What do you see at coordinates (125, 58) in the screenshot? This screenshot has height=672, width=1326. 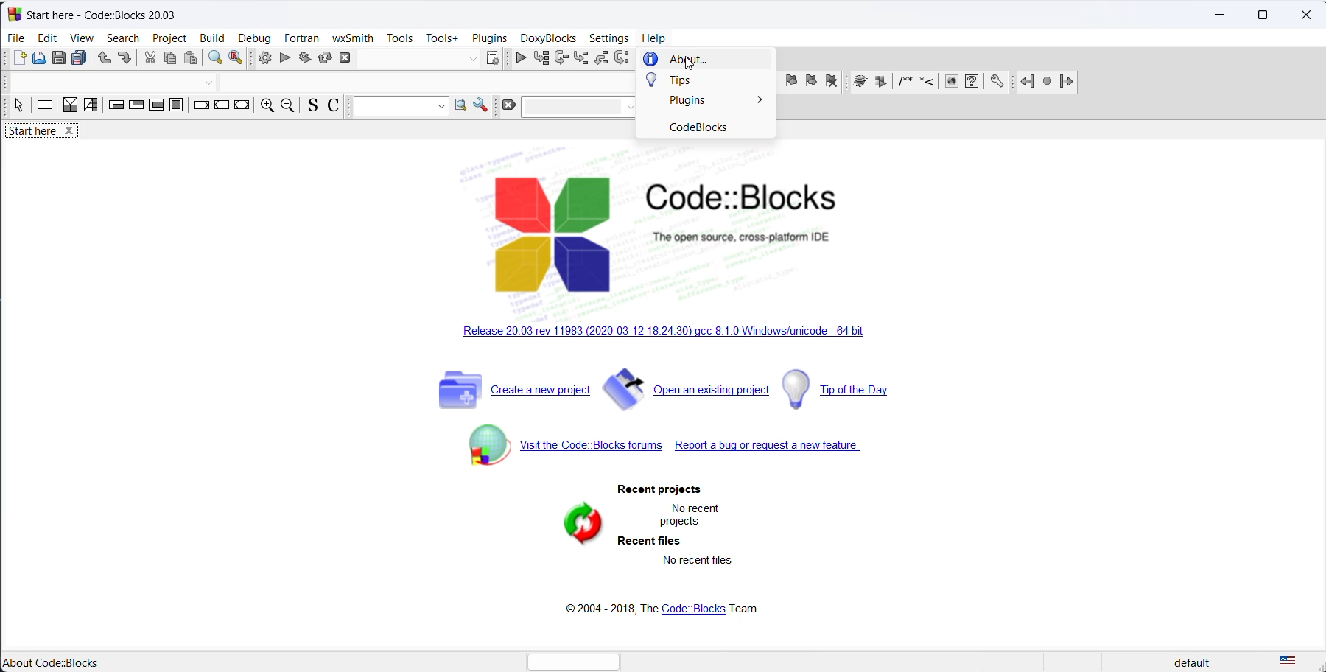 I see `redo` at bounding box center [125, 58].